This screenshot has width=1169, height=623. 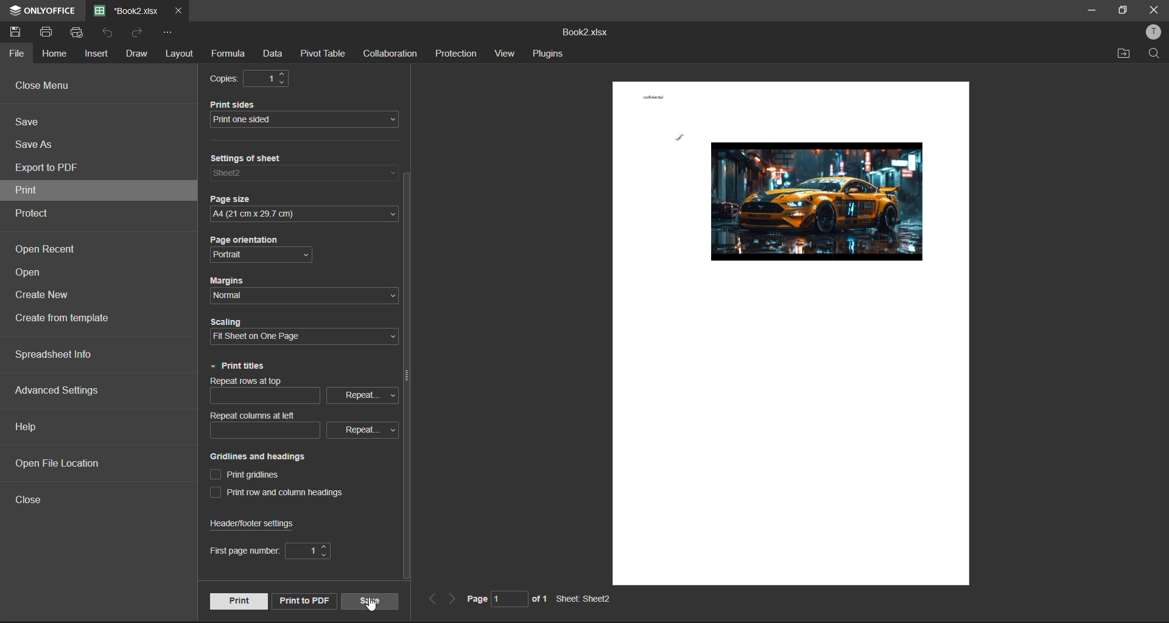 What do you see at coordinates (57, 52) in the screenshot?
I see `home` at bounding box center [57, 52].